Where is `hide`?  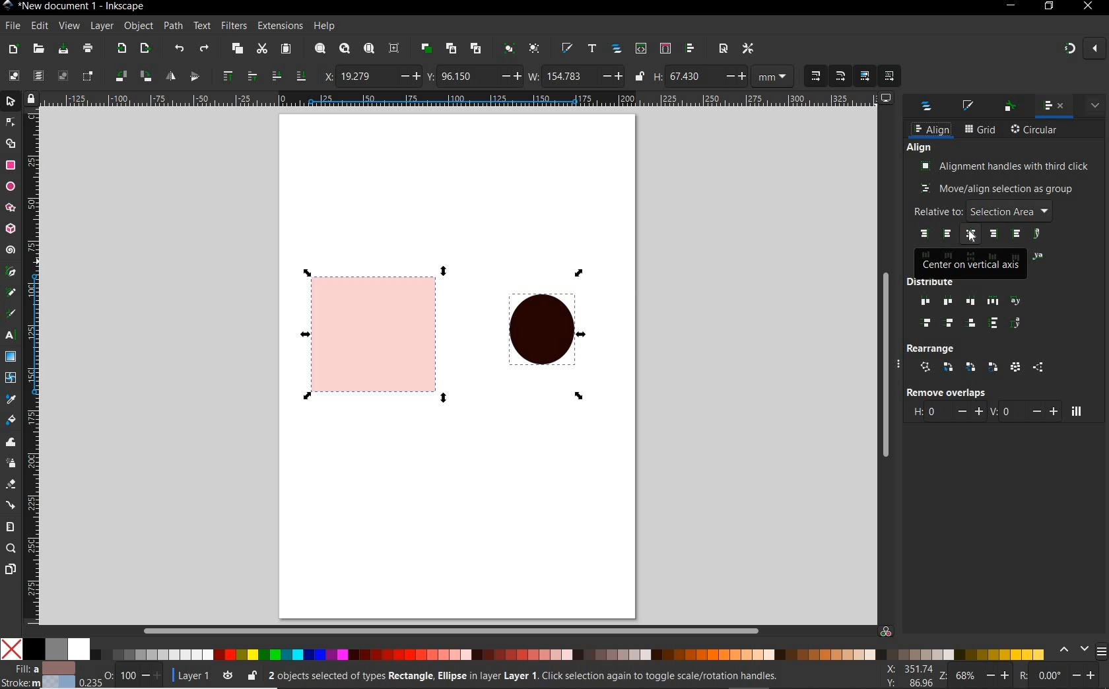
hide is located at coordinates (902, 366).